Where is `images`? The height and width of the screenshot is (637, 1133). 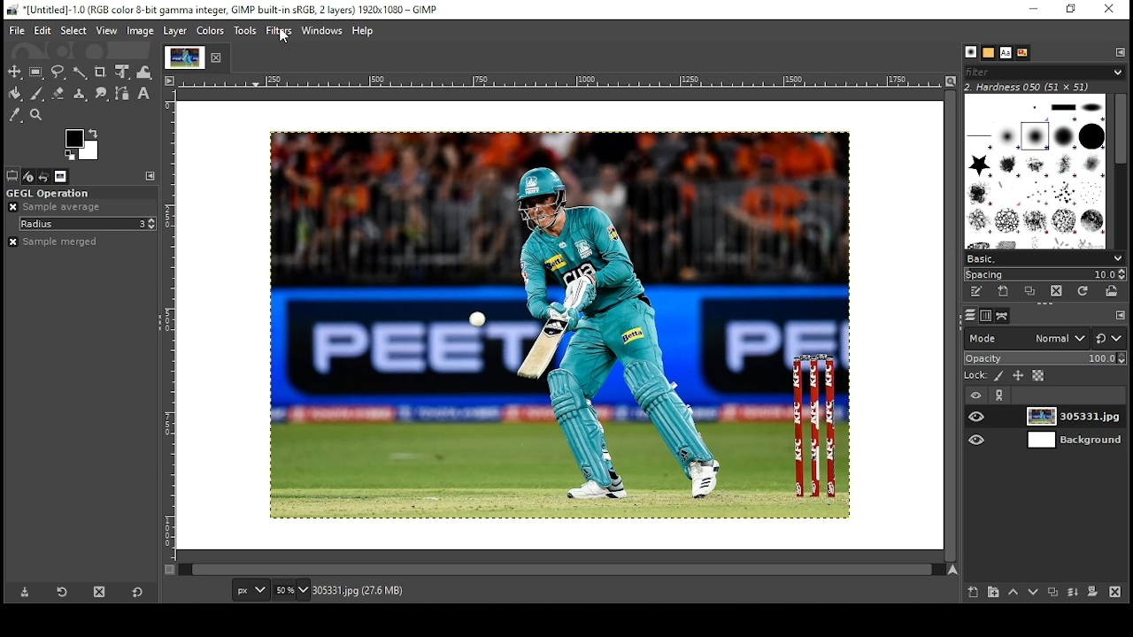
images is located at coordinates (61, 177).